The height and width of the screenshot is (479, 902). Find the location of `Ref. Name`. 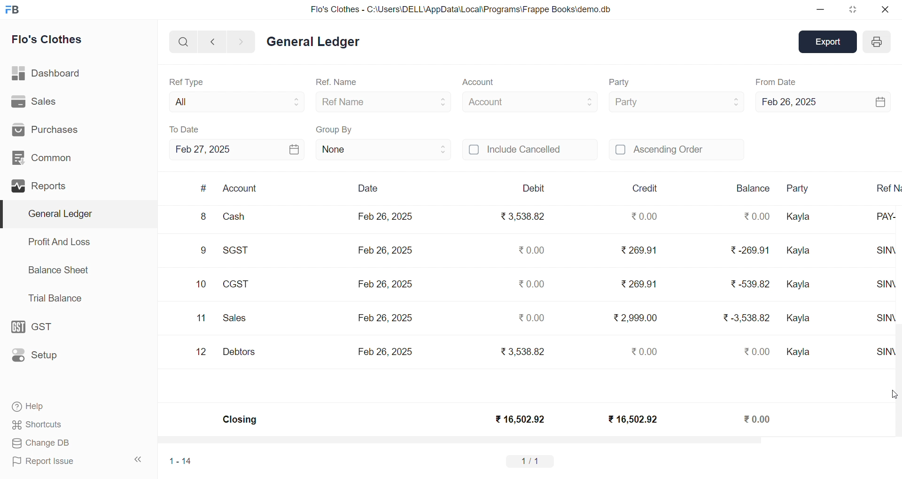

Ref. Name is located at coordinates (337, 83).